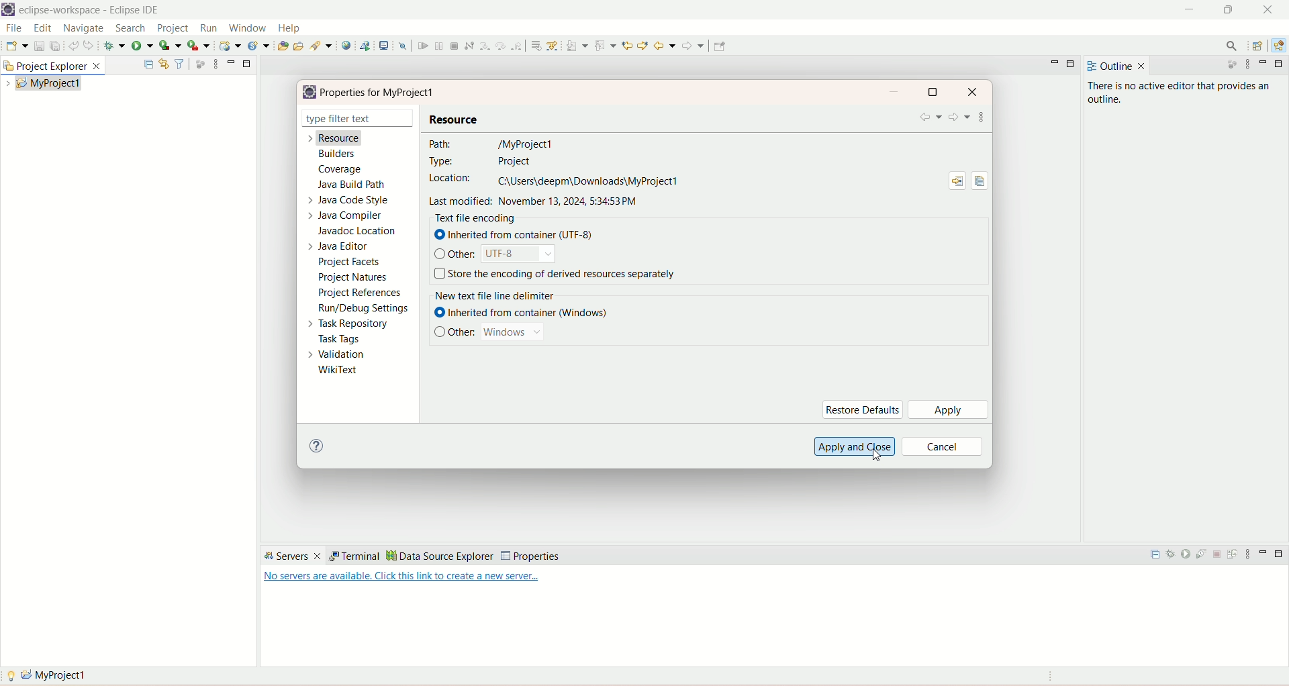 Image resolution: width=1289 pixels, height=686 pixels. I want to click on cursor, so click(875, 456).